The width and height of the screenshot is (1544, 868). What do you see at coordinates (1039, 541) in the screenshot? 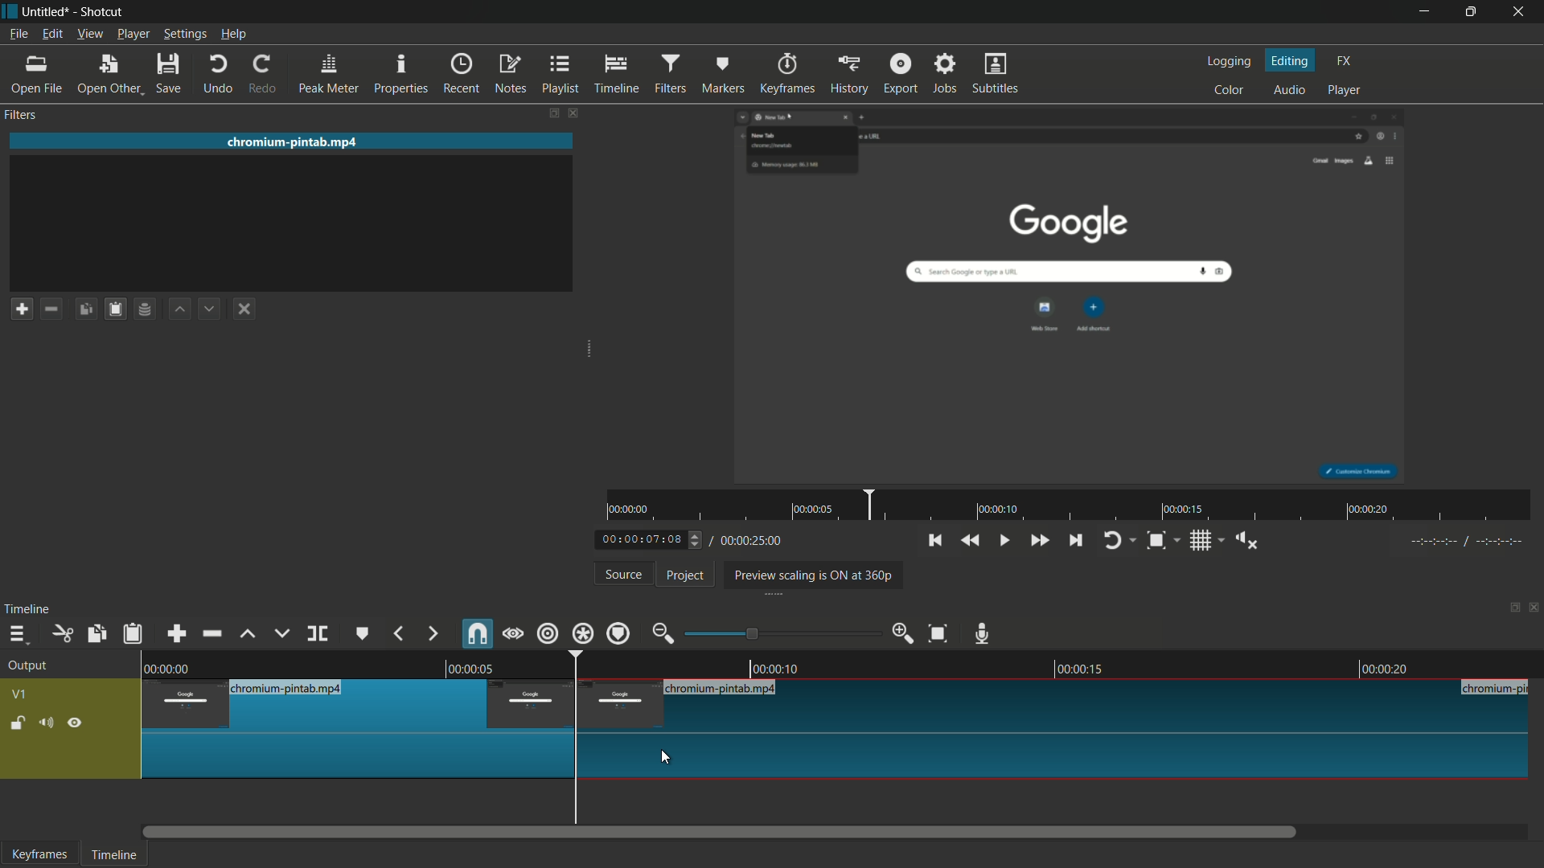
I see `quickly play forward` at bounding box center [1039, 541].